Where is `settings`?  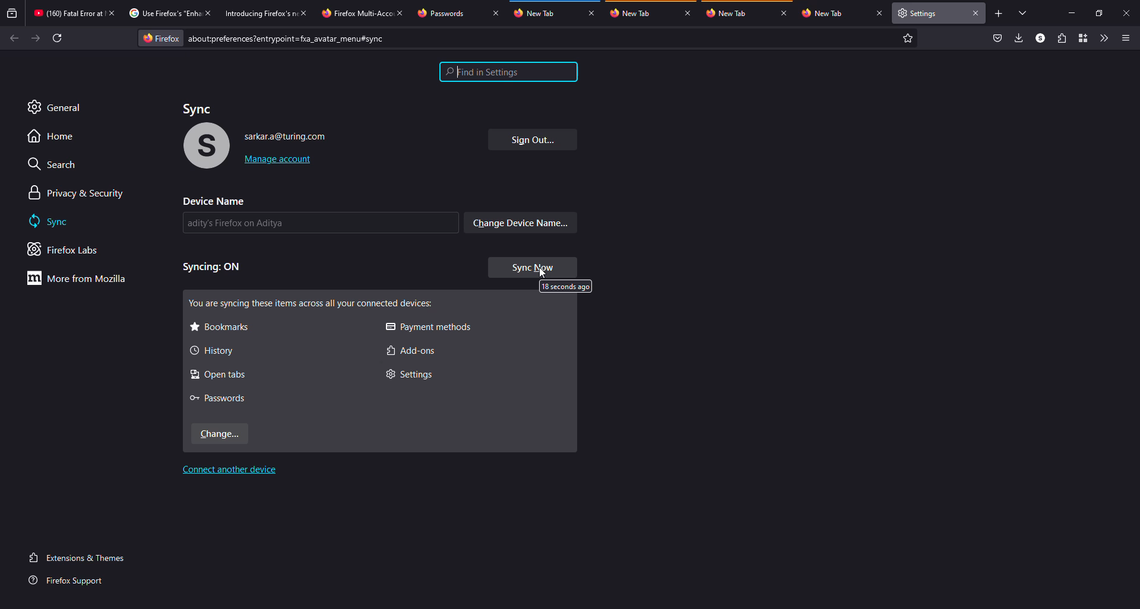
settings is located at coordinates (408, 374).